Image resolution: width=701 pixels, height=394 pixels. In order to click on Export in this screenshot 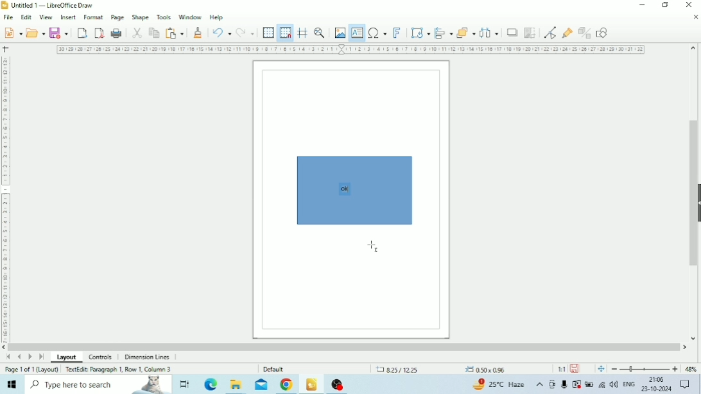, I will do `click(82, 33)`.